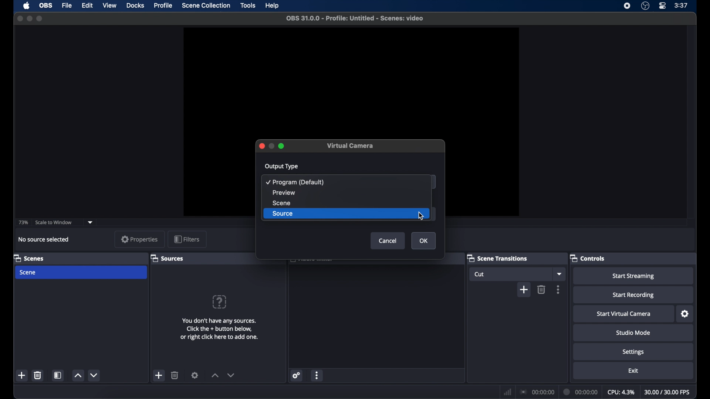 This screenshot has height=399, width=710. Describe the element at coordinates (175, 375) in the screenshot. I see `delete` at that location.